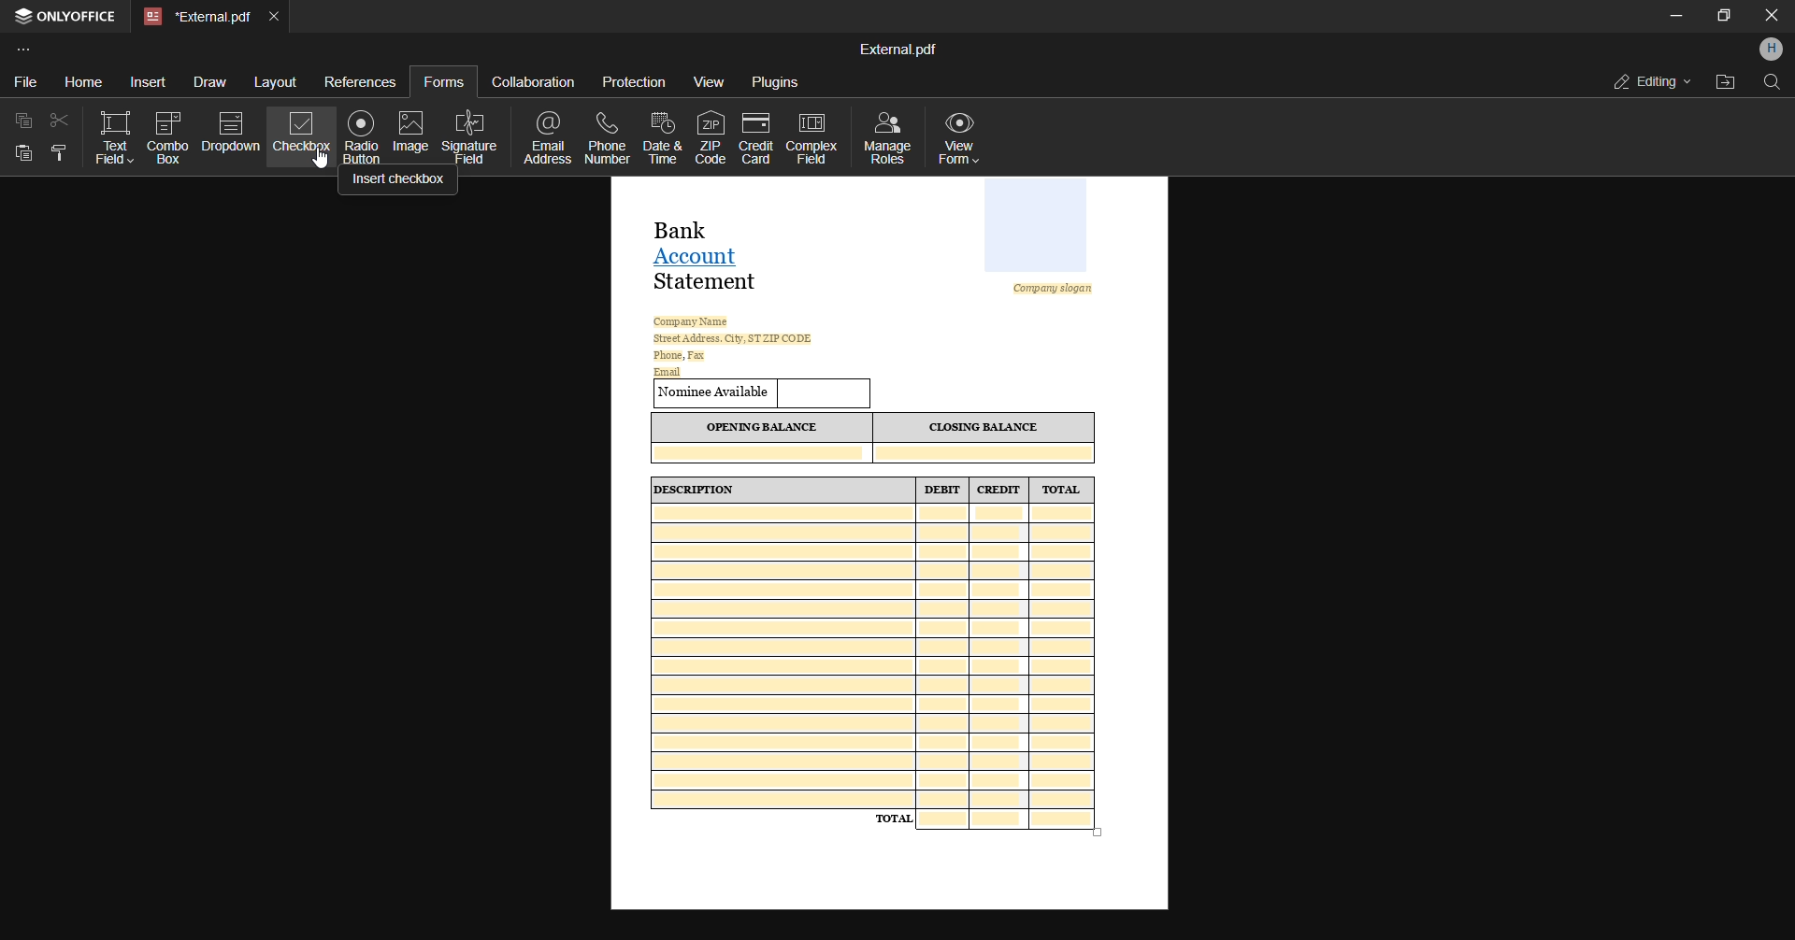  Describe the element at coordinates (471, 136) in the screenshot. I see `signature field` at that location.